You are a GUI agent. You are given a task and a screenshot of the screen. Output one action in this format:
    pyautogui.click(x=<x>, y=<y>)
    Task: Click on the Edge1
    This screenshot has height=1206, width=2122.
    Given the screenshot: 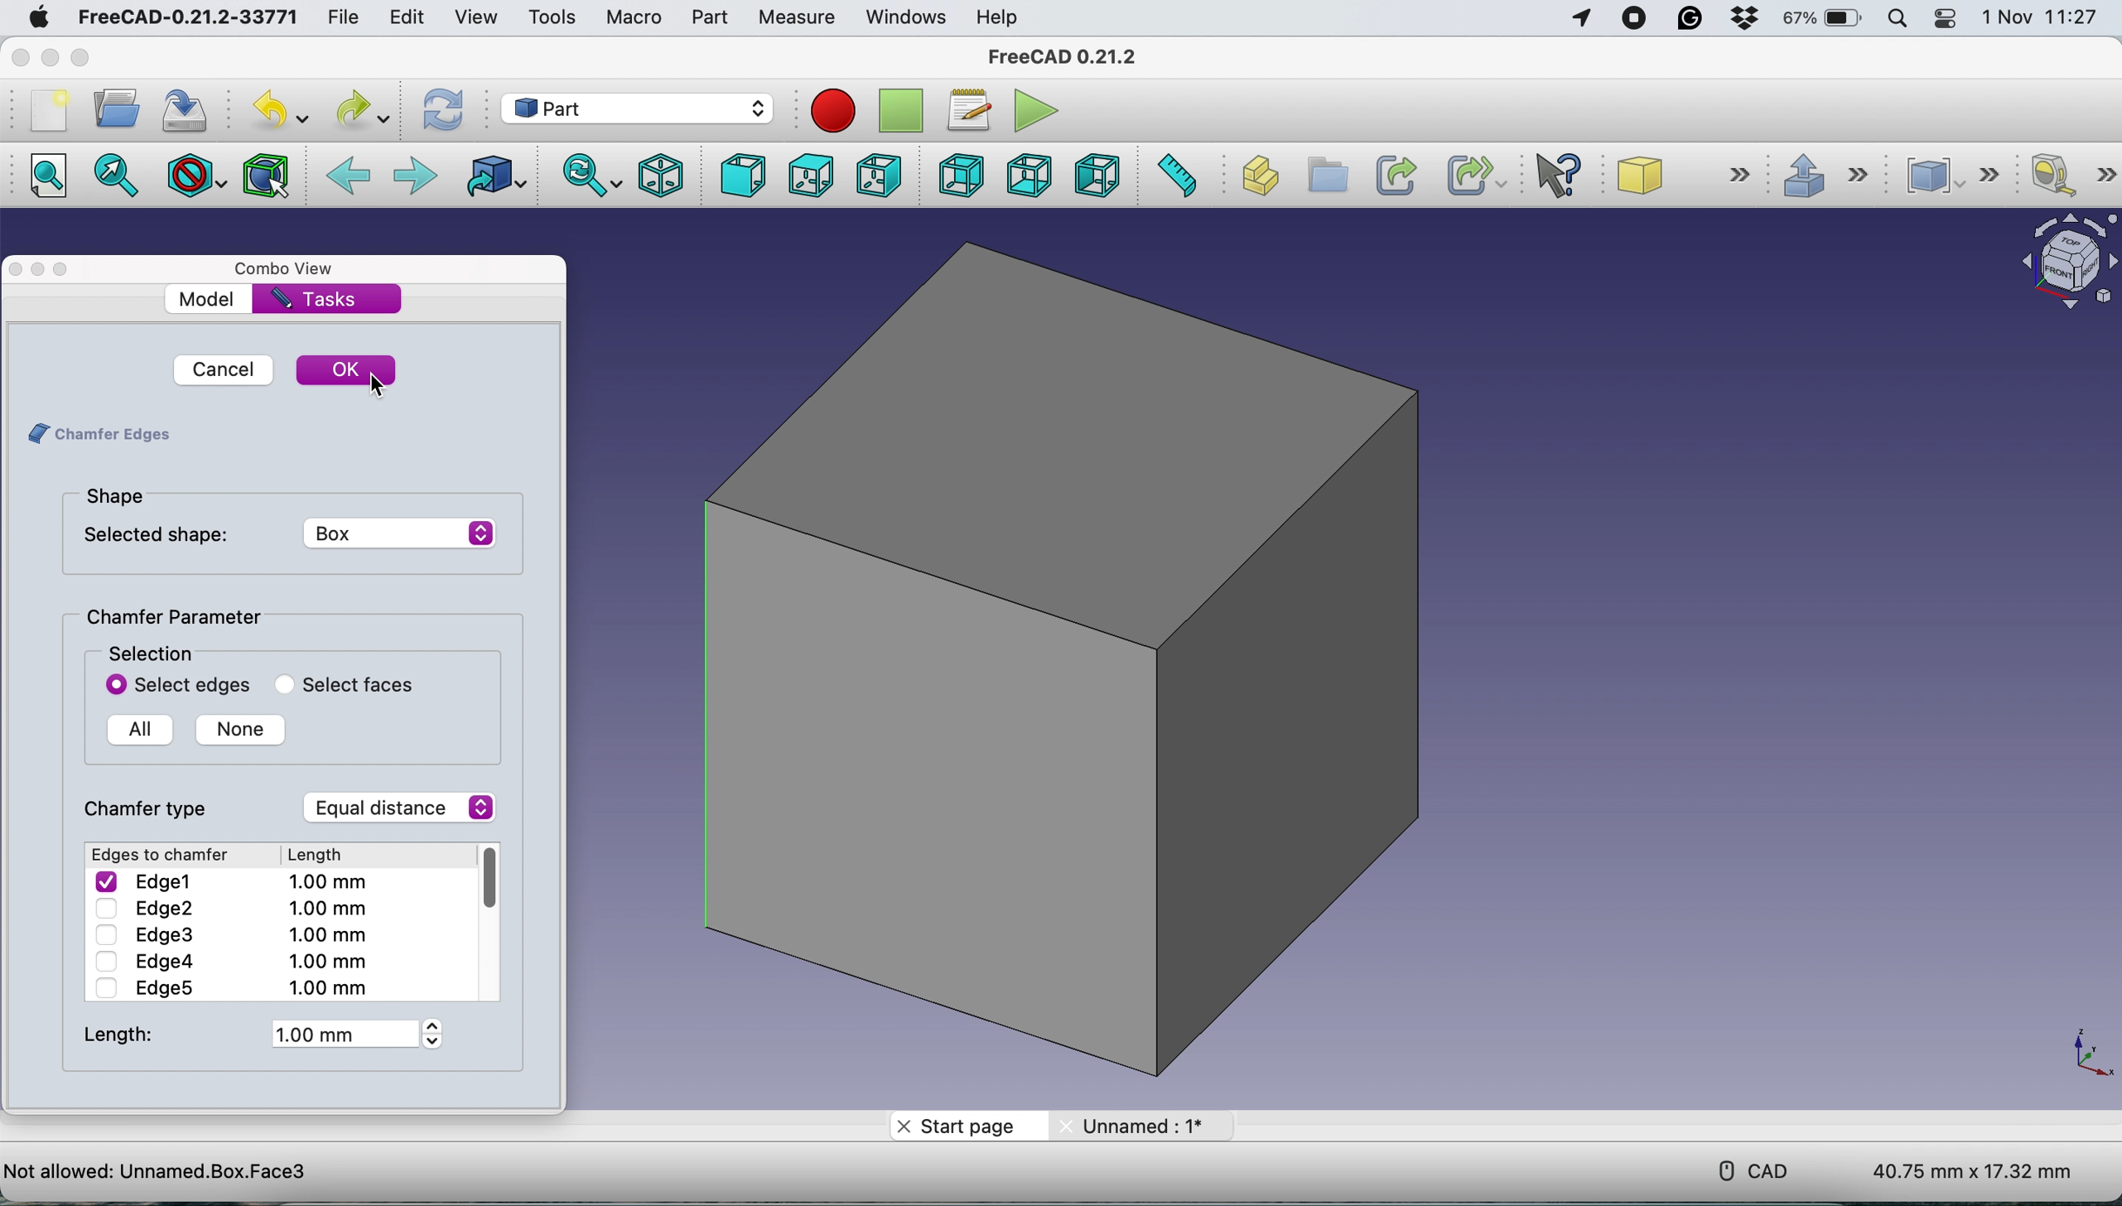 What is the action you would take?
    pyautogui.click(x=239, y=881)
    